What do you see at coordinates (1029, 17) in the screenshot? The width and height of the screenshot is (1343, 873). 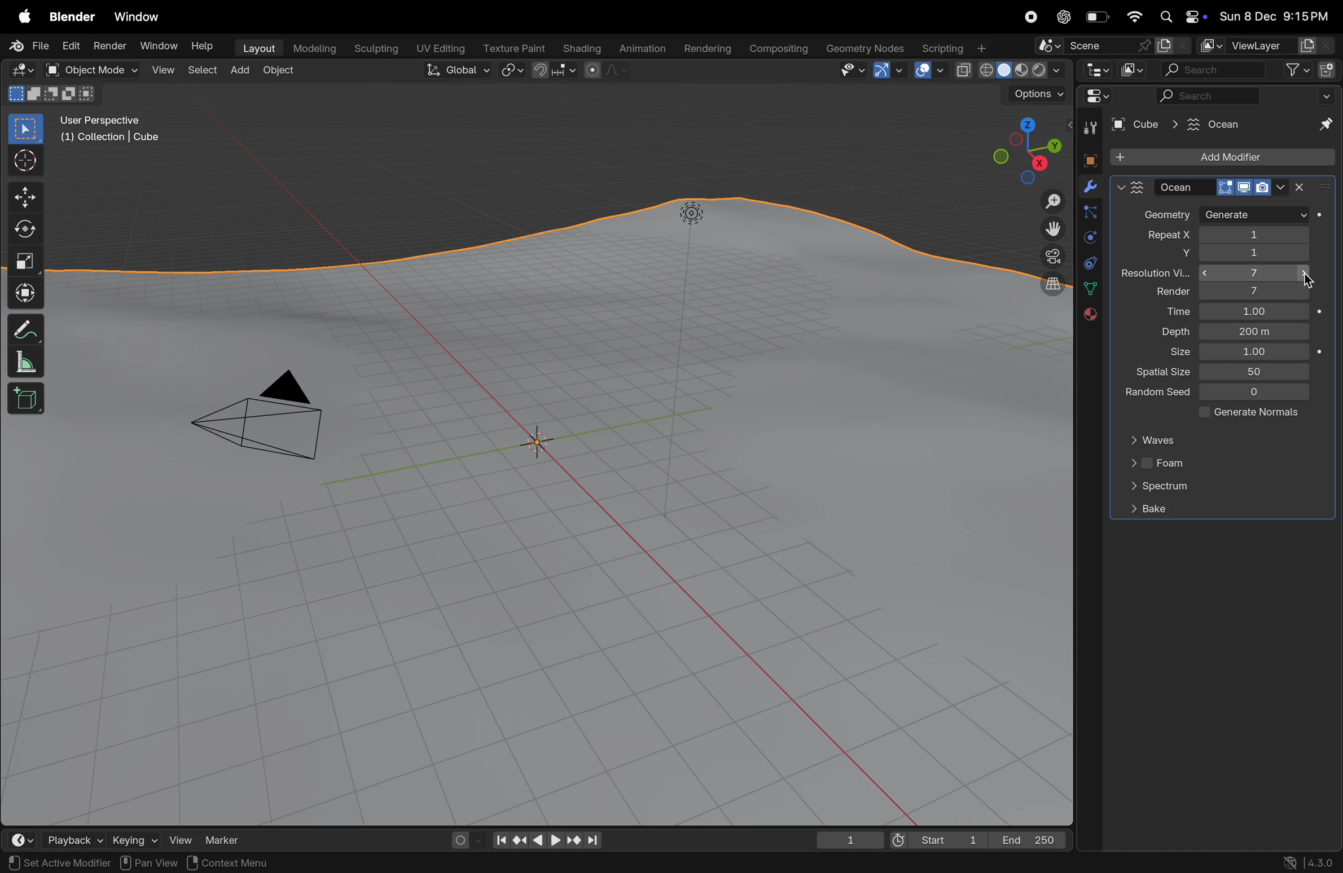 I see `record` at bounding box center [1029, 17].